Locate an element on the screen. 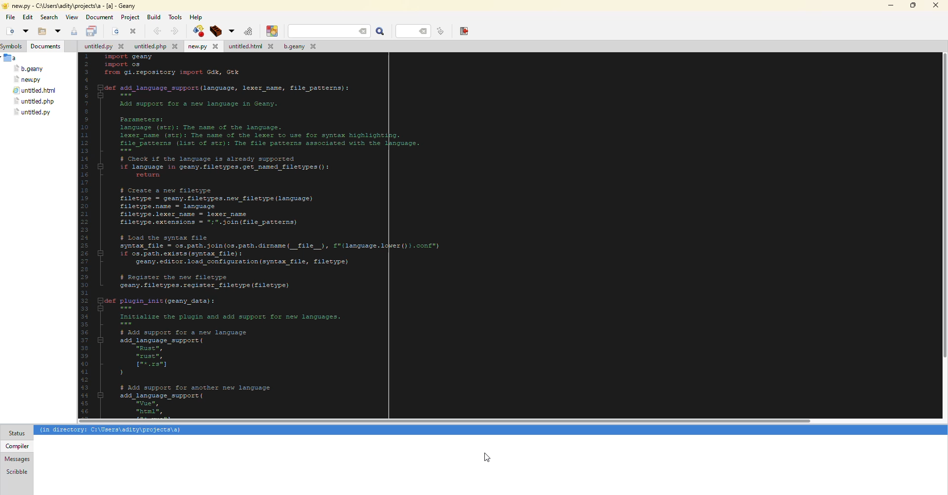 This screenshot has width=948, height=495. project is located at coordinates (130, 17).